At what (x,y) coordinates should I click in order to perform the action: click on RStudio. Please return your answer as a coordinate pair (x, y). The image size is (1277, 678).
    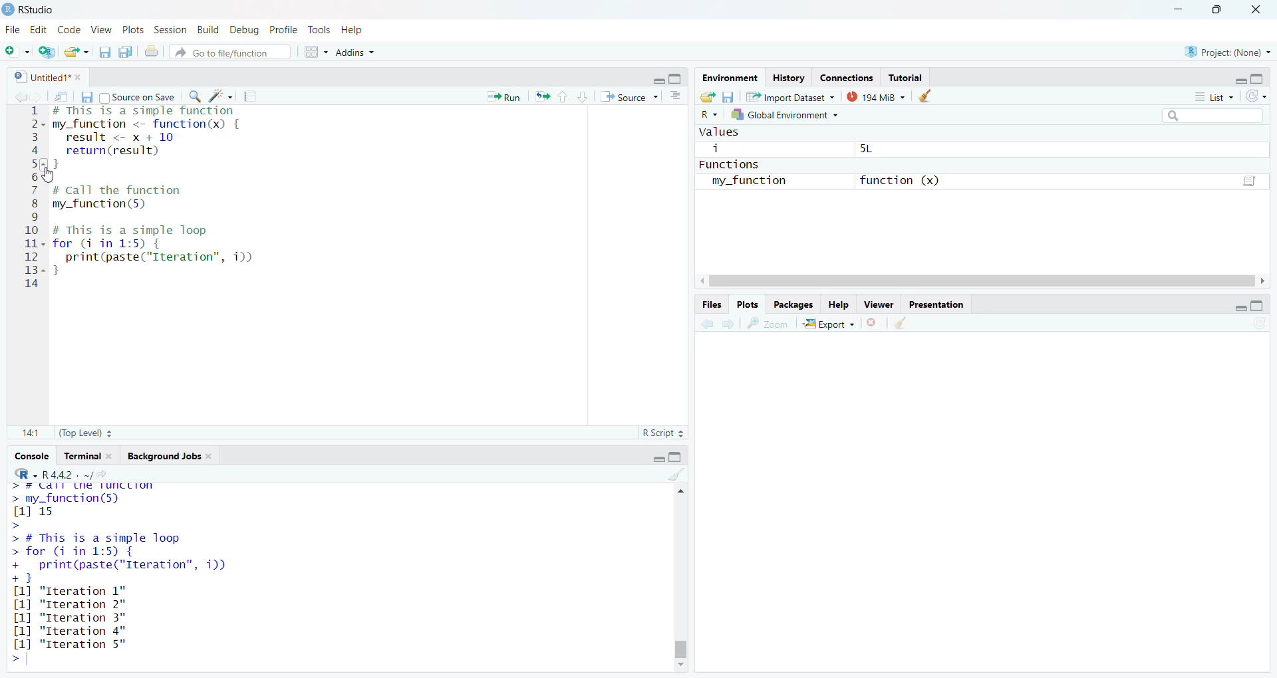
    Looking at the image, I should click on (43, 8).